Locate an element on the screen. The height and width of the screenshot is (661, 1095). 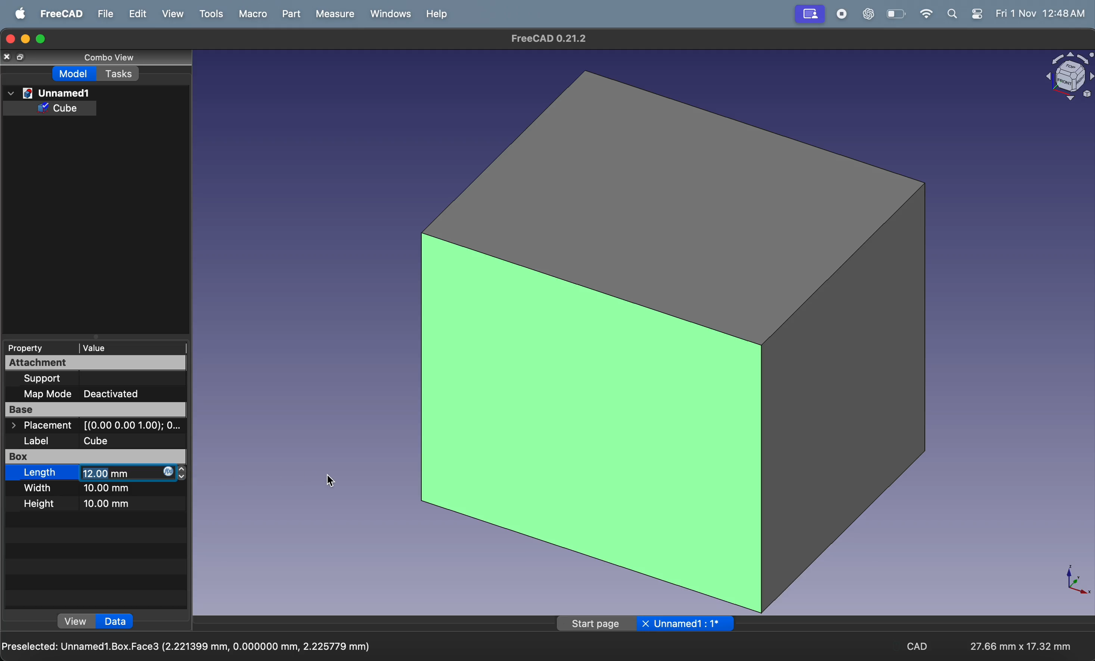
Fri 1 Nov 12:48 AM is located at coordinates (1043, 13).